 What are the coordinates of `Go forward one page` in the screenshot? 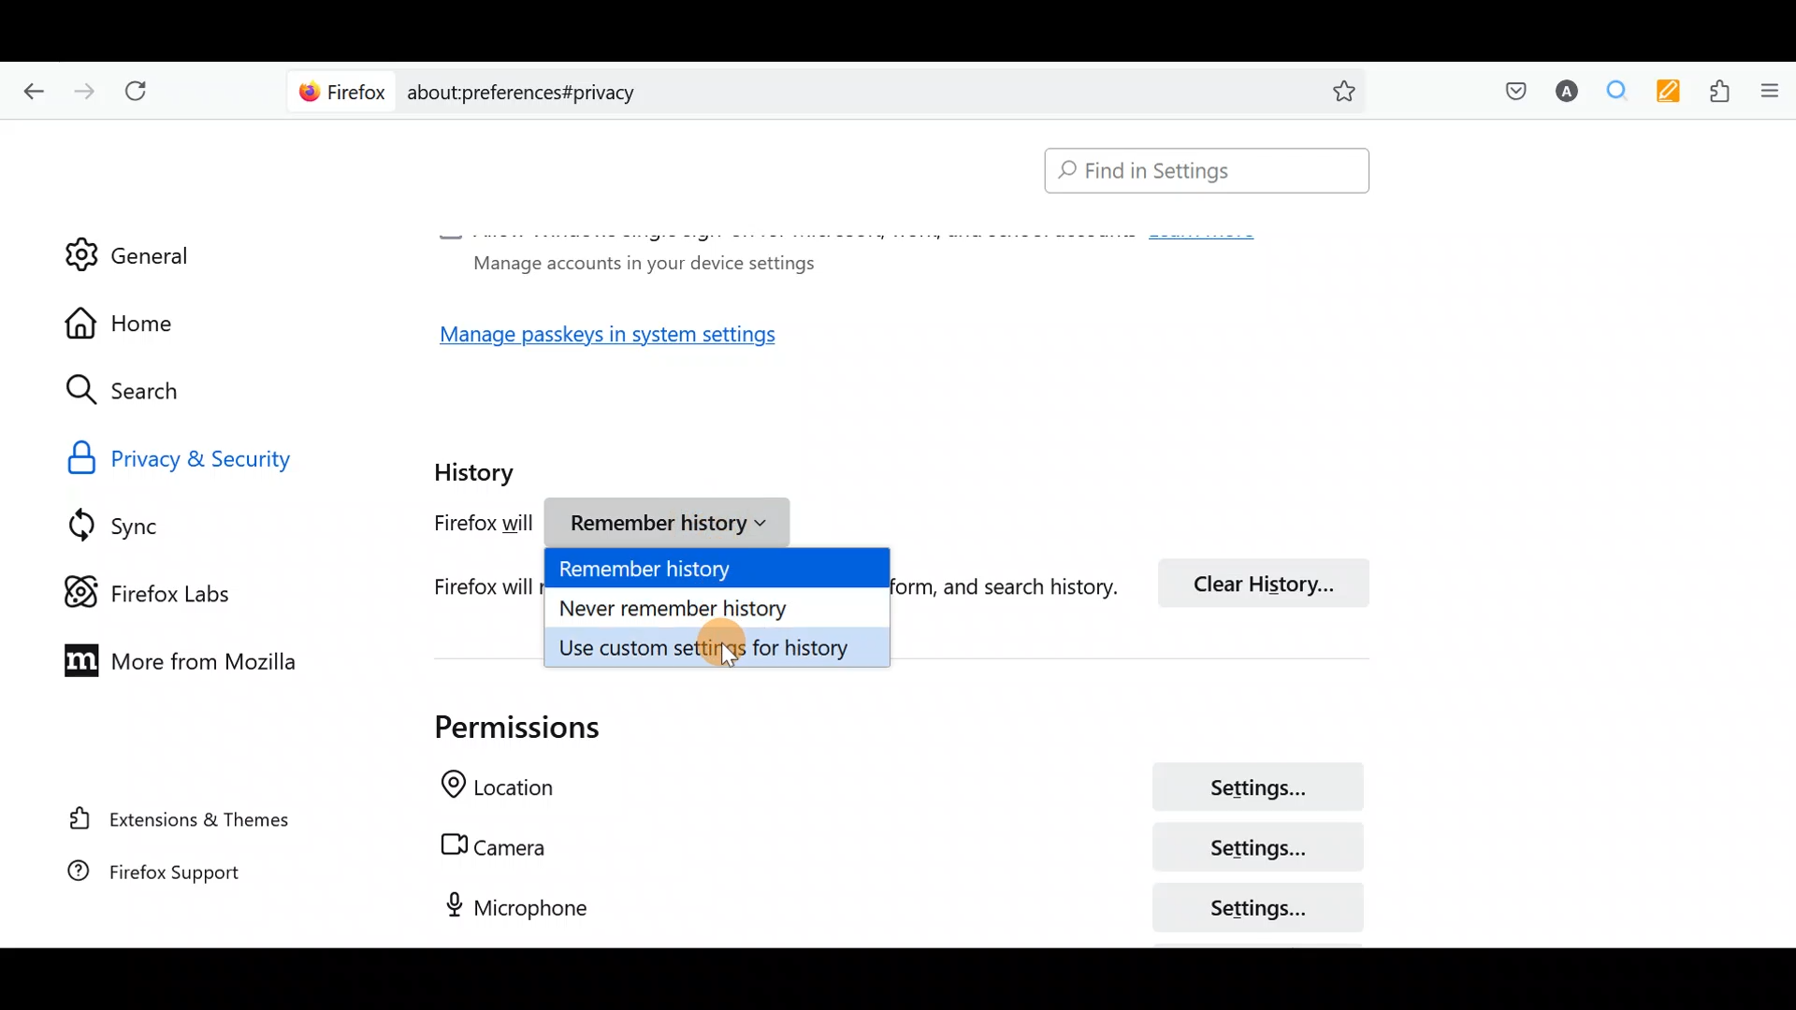 It's located at (82, 86).